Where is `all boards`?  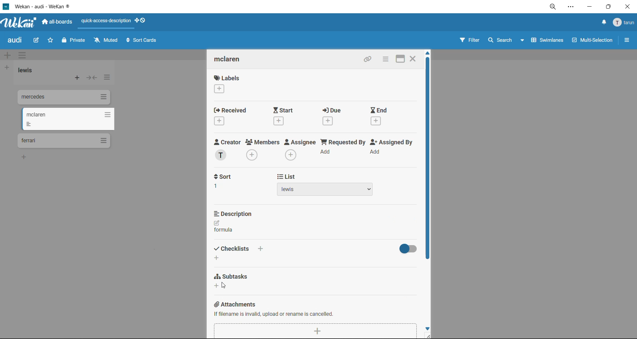 all boards is located at coordinates (57, 22).